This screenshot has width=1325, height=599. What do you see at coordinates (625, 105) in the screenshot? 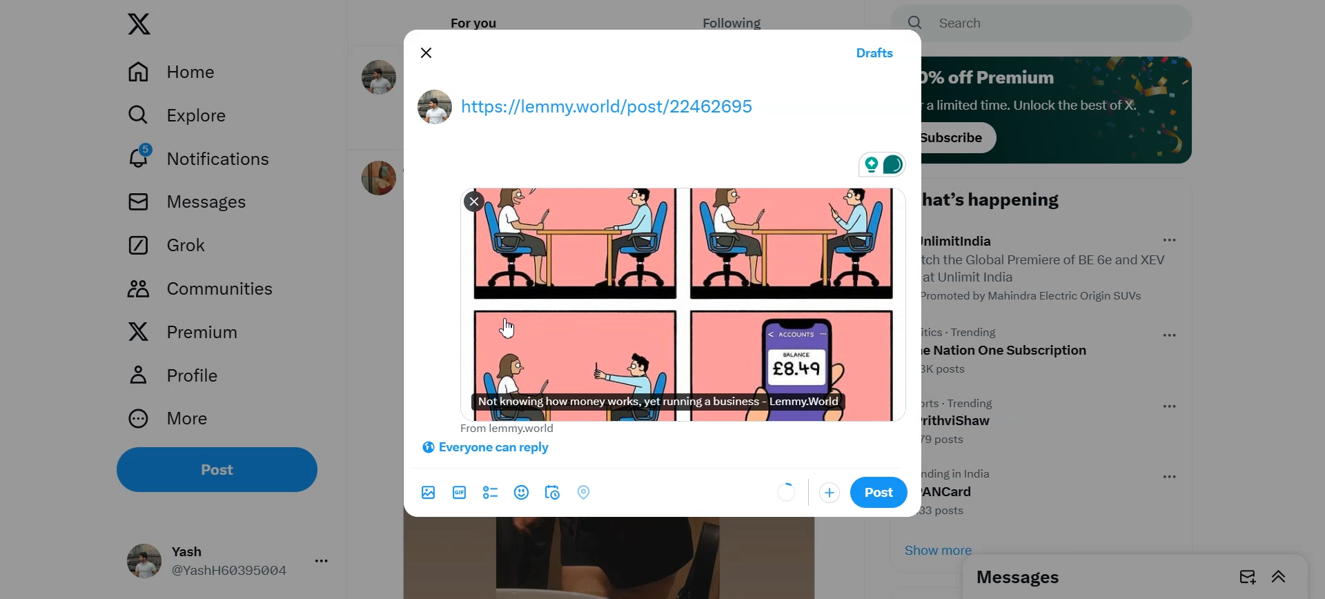
I see `Hyperlink` at bounding box center [625, 105].